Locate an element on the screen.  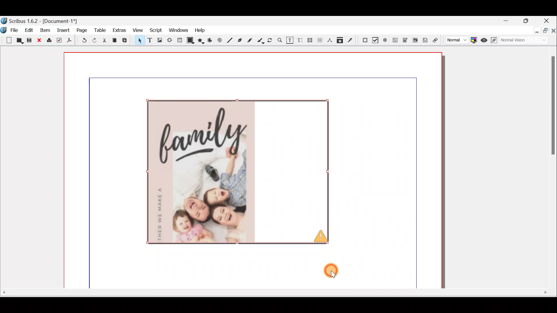
Toggle colour management system is located at coordinates (473, 39).